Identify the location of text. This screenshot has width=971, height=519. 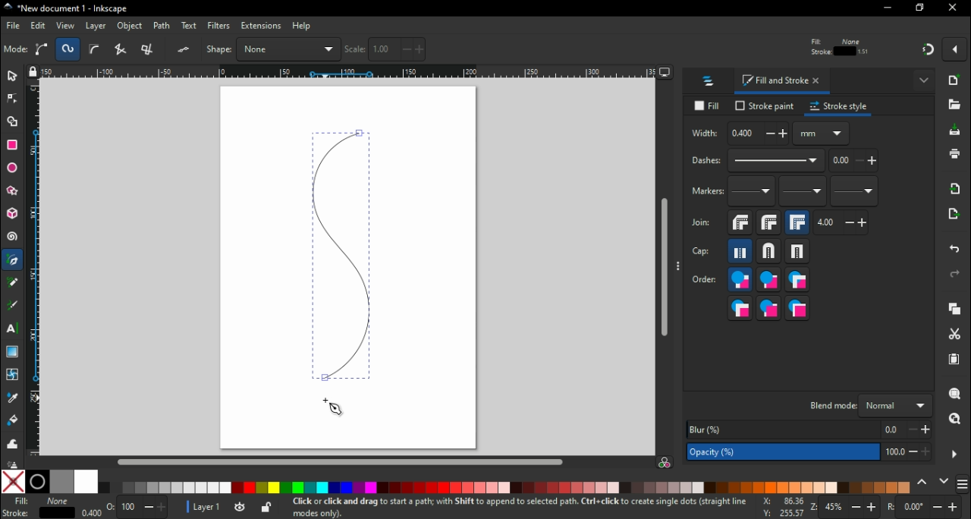
(190, 25).